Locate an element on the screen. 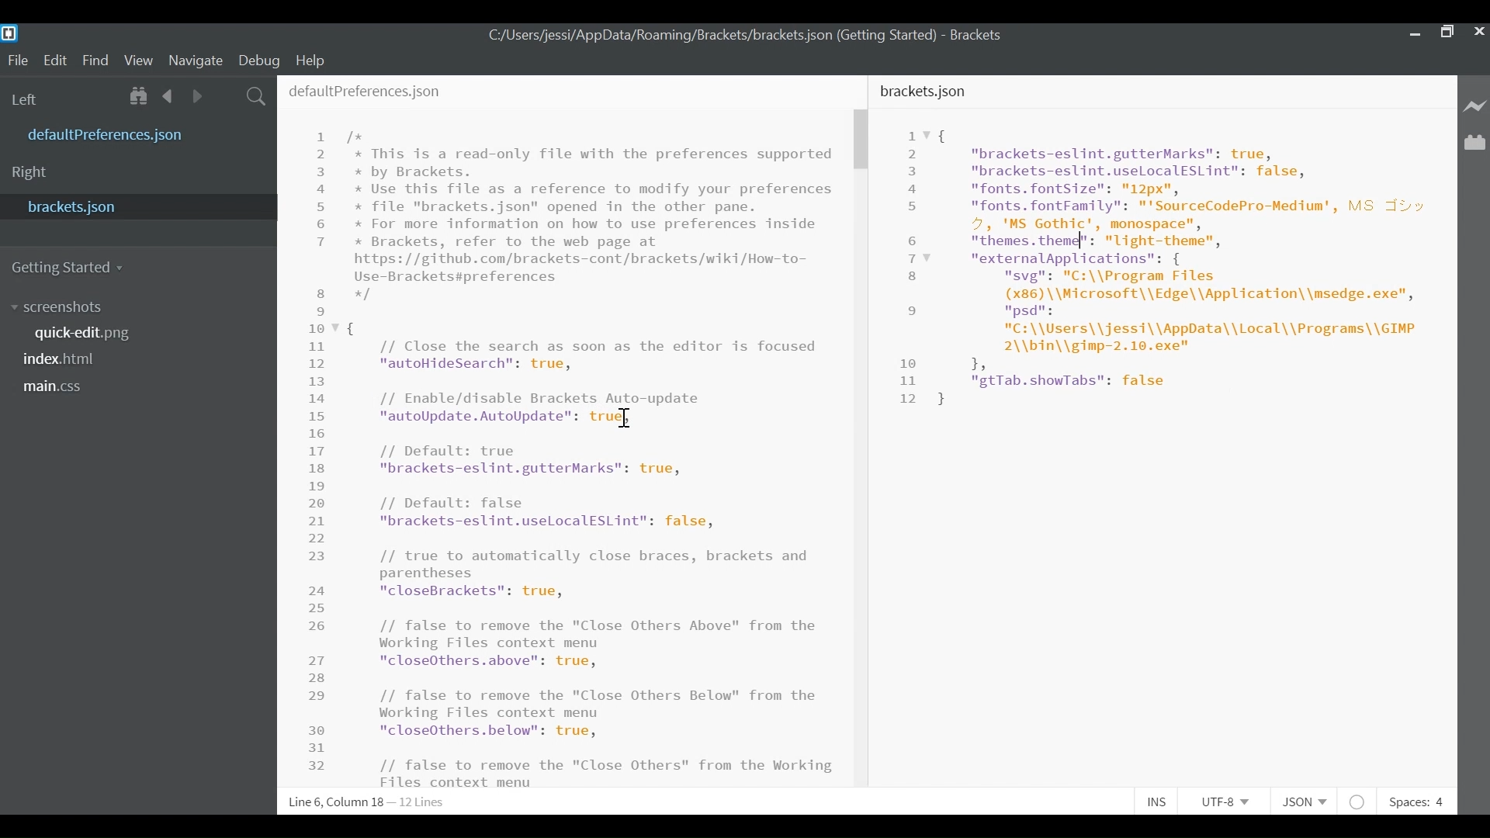 The width and height of the screenshot is (1490, 838). defaultPrefereces.json File Editor is located at coordinates (562, 431).